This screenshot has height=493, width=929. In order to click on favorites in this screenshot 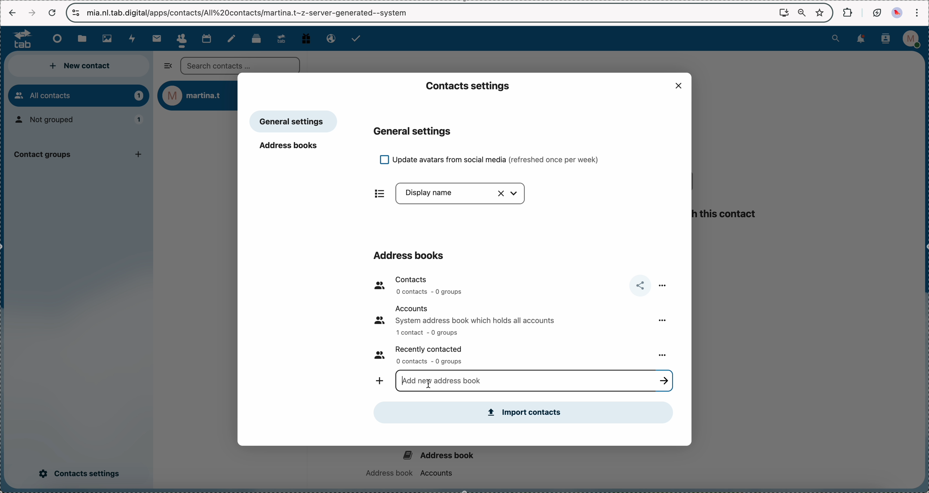, I will do `click(819, 13)`.